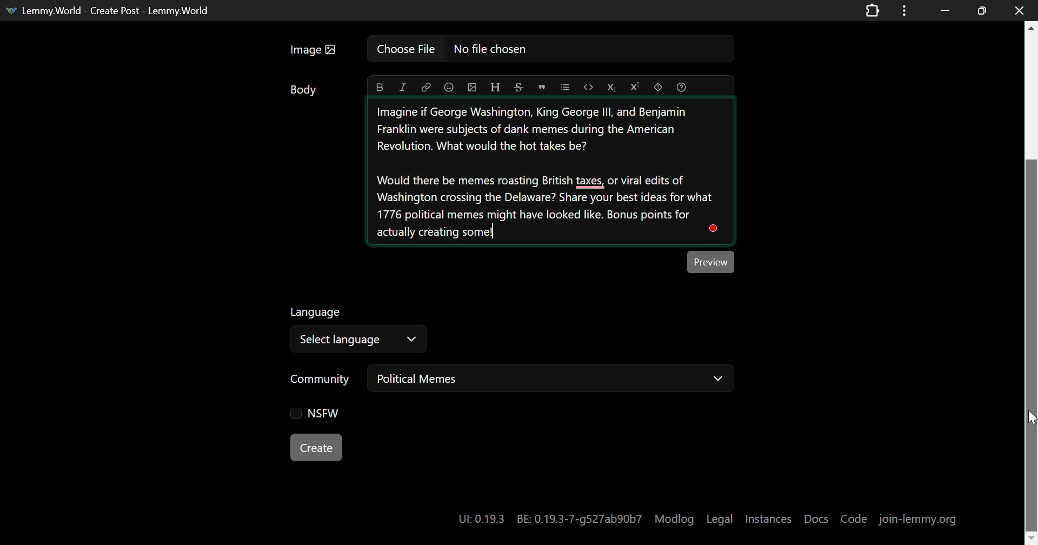 Image resolution: width=1038 pixels, height=545 pixels. Describe the element at coordinates (402, 87) in the screenshot. I see `Italic` at that location.